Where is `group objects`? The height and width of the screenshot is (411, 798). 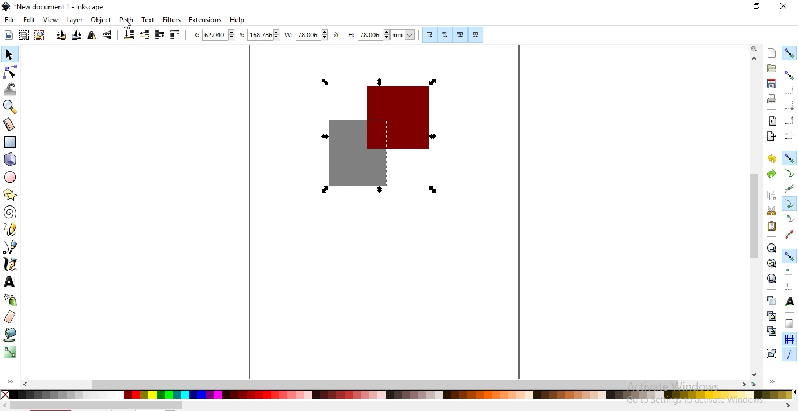
group objects is located at coordinates (771, 354).